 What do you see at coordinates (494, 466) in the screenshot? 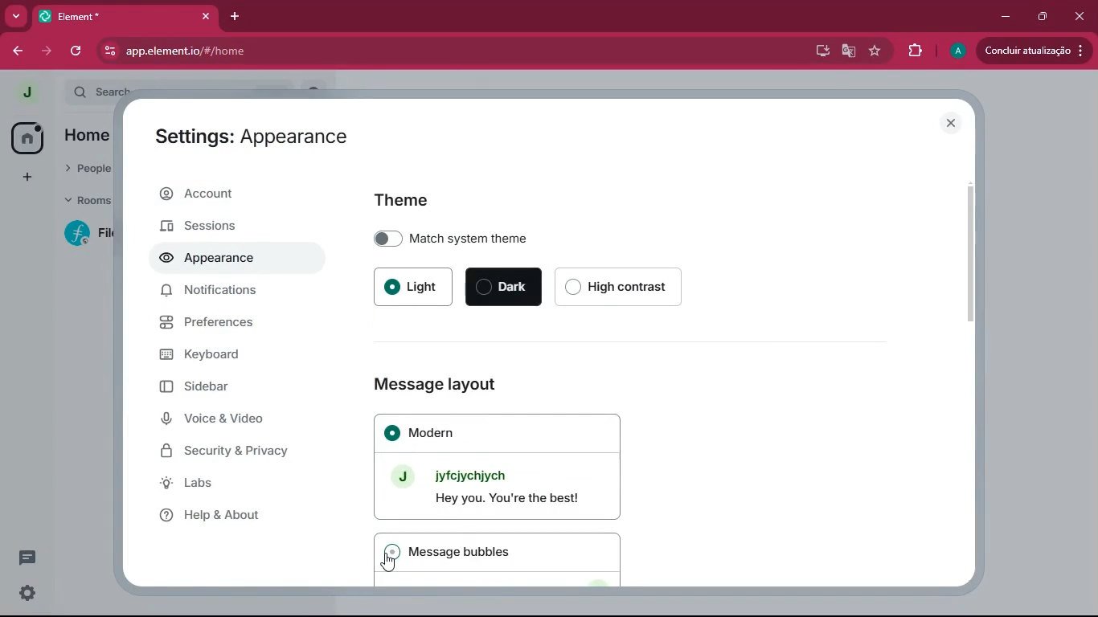
I see `message layout preview` at bounding box center [494, 466].